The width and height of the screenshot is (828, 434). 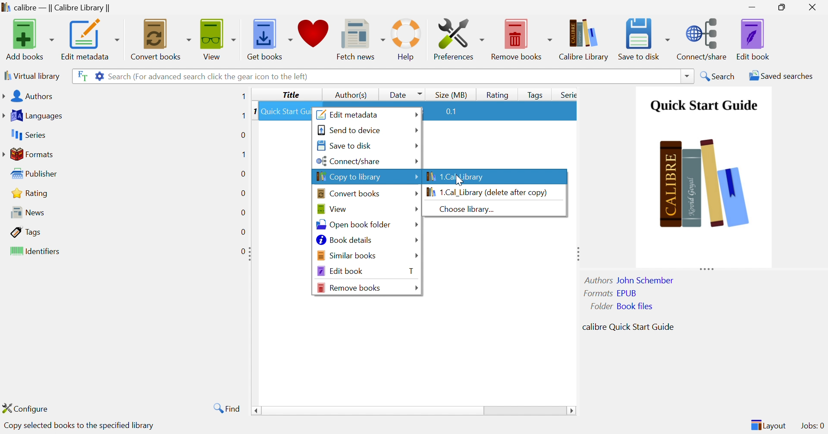 I want to click on Drop Down, so click(x=416, y=288).